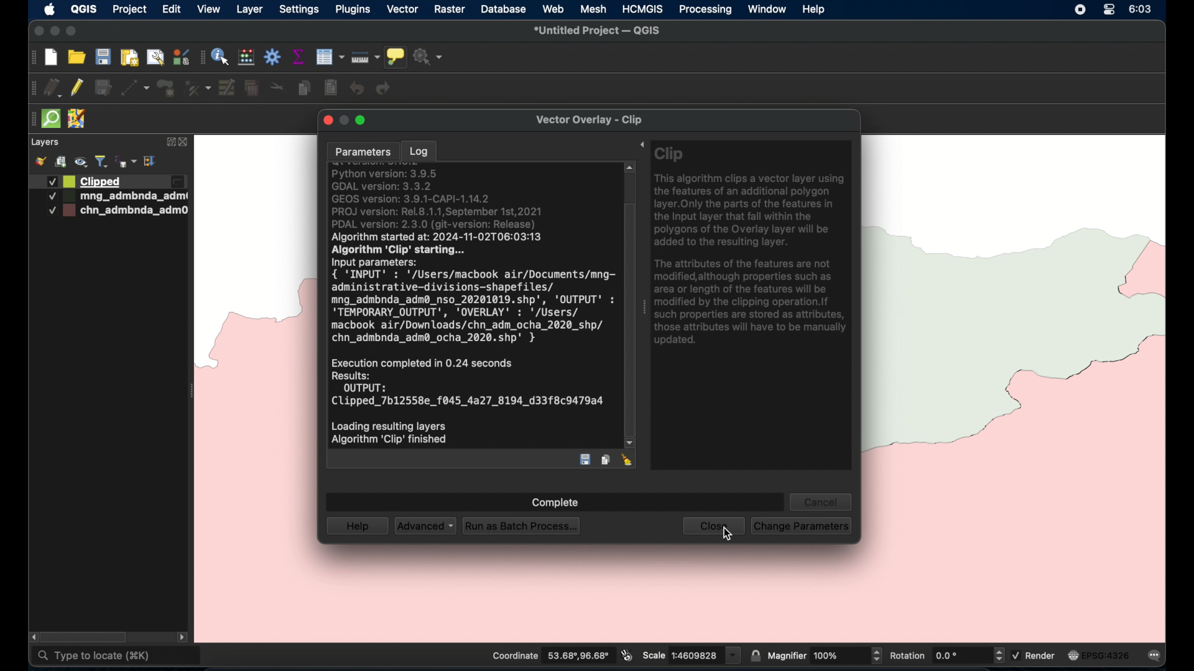  Describe the element at coordinates (50, 9) in the screenshot. I see `apple icon` at that location.